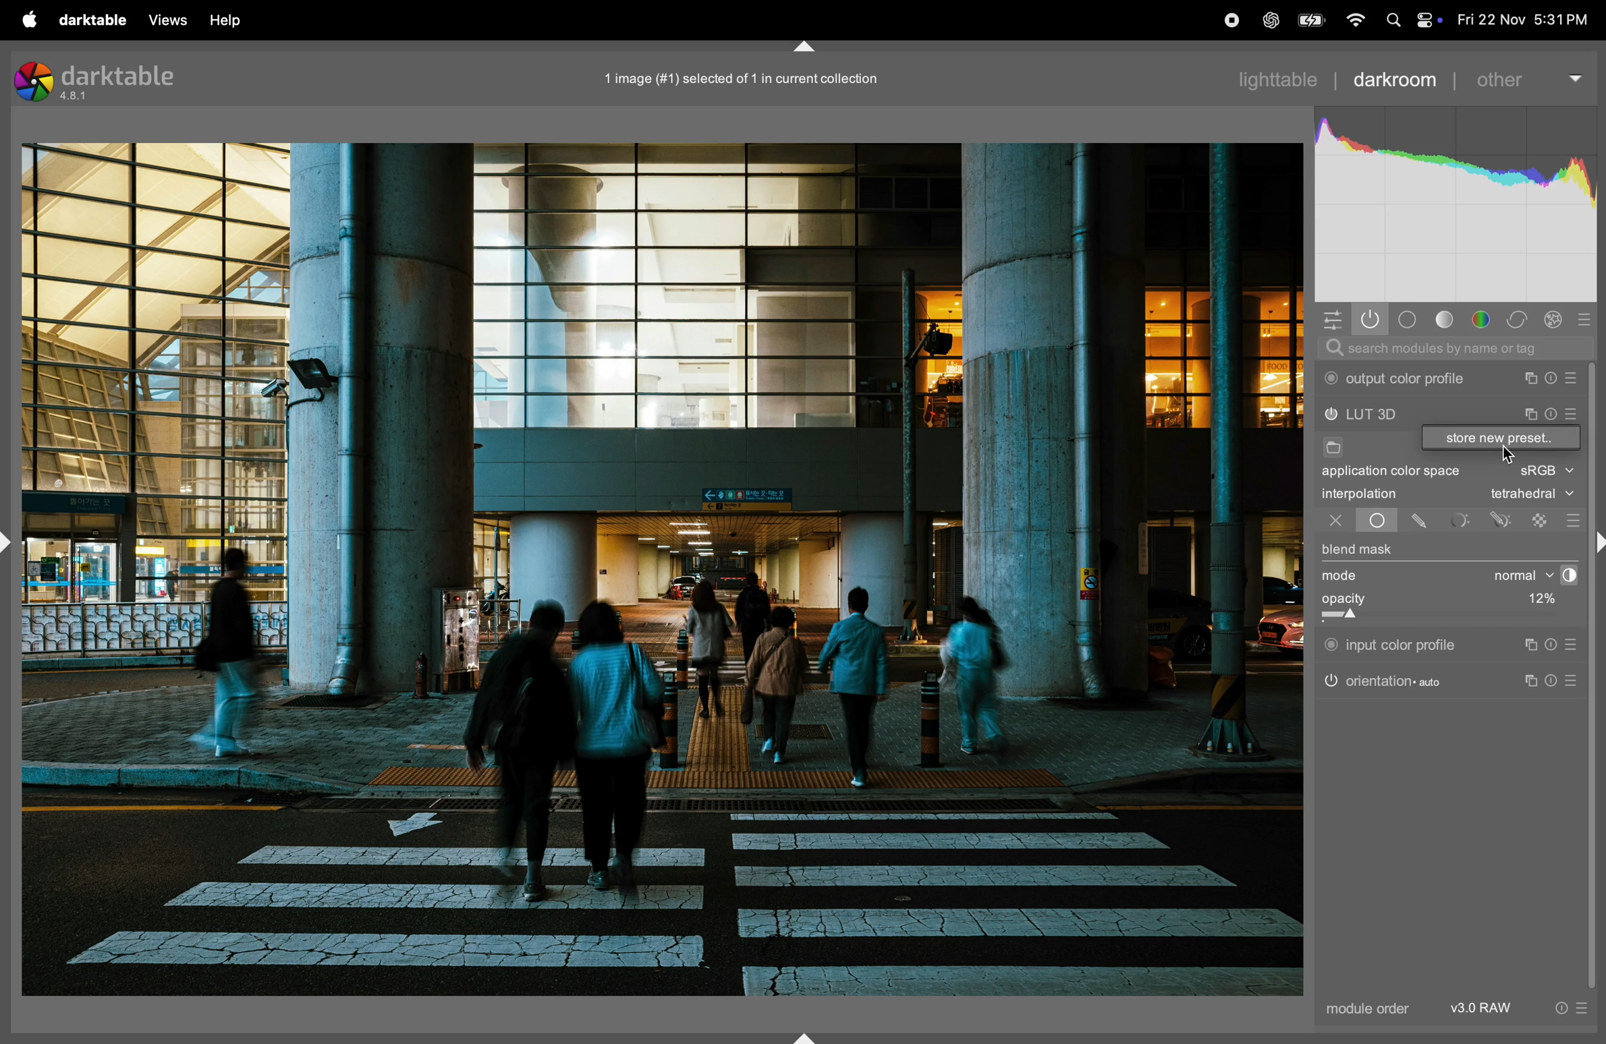 This screenshot has height=1044, width=1606. I want to click on drwan parmetric mask, so click(1504, 518).